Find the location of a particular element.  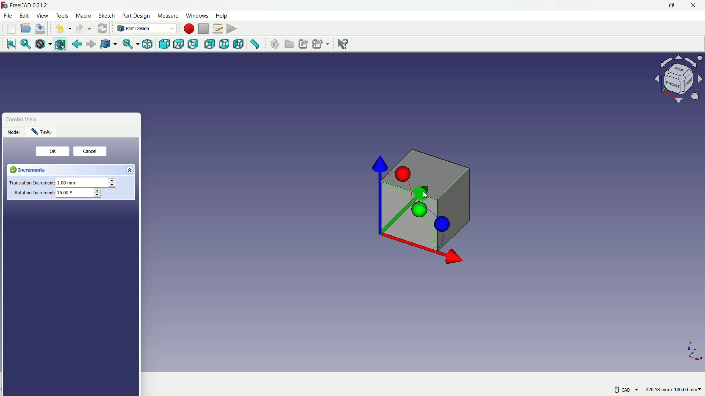

Increments is located at coordinates (27, 170).